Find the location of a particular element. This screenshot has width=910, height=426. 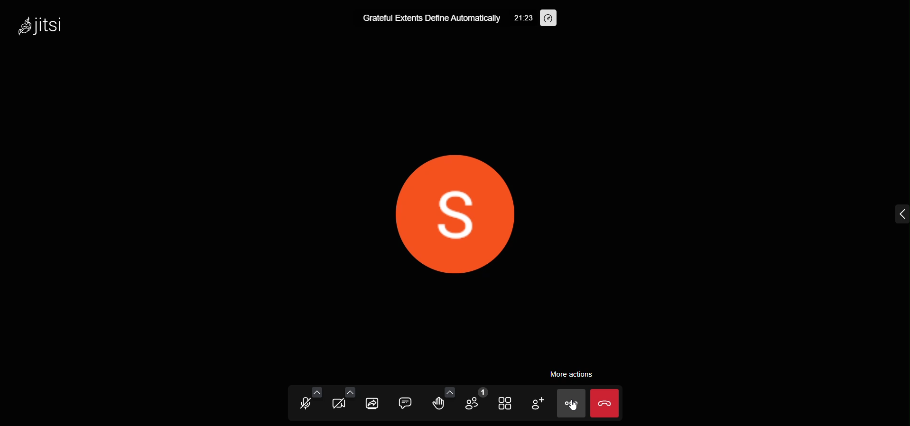

video setting is located at coordinates (351, 390).